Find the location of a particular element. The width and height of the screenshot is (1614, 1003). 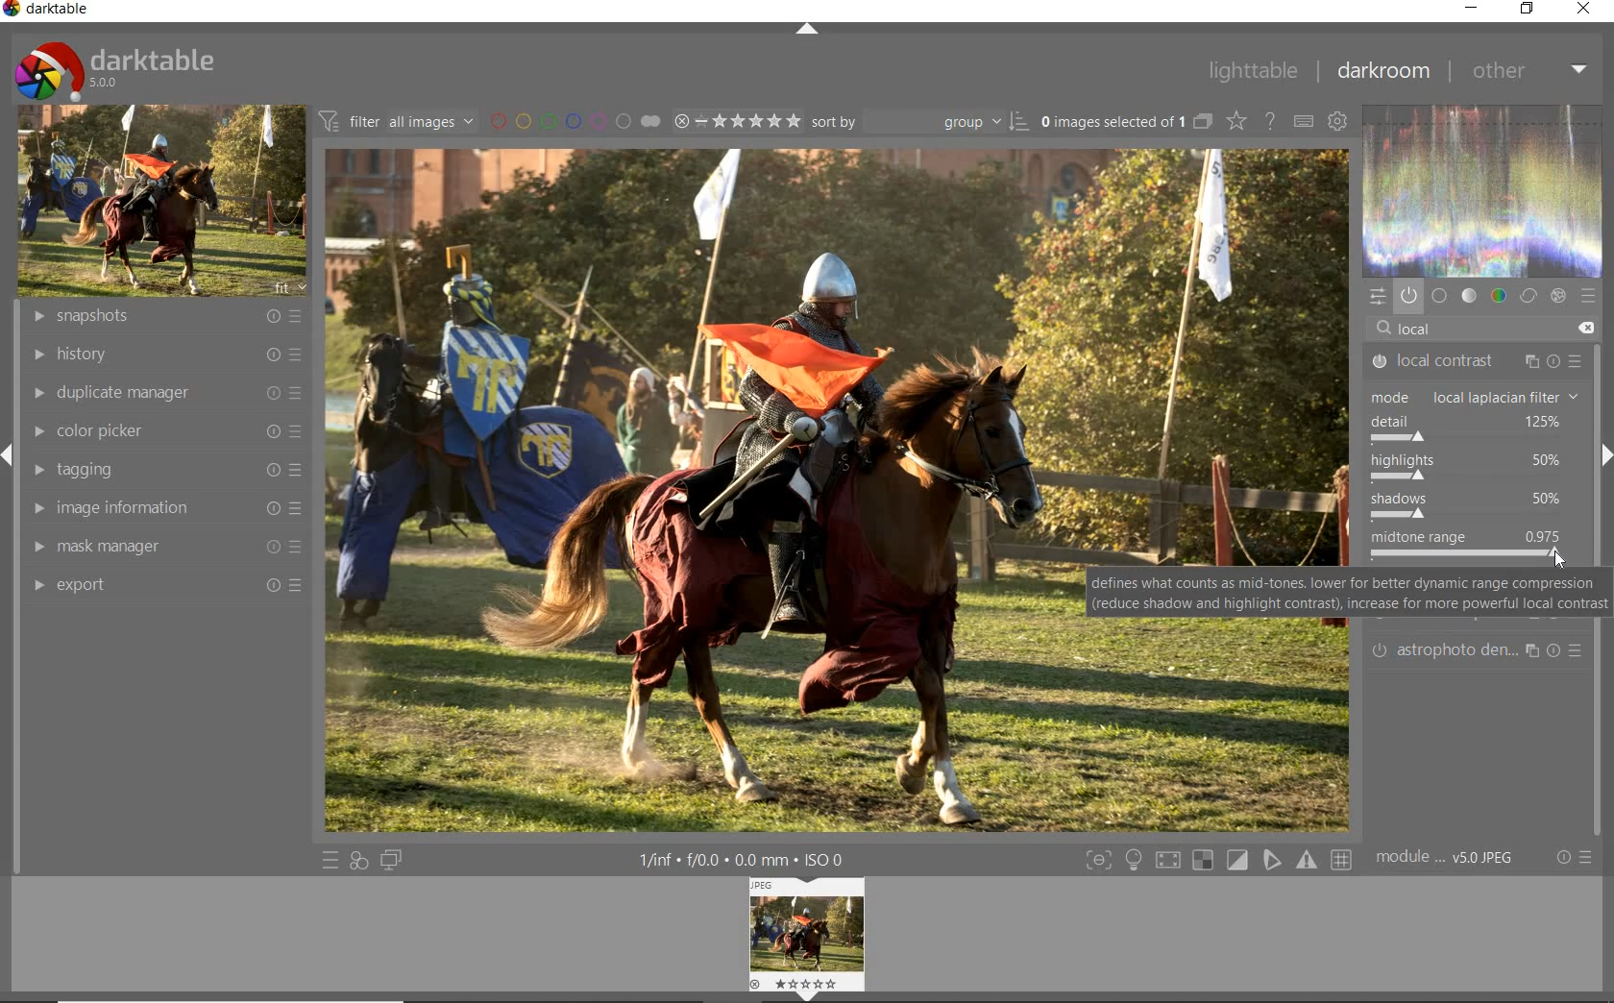

DETAIL is located at coordinates (1476, 428).